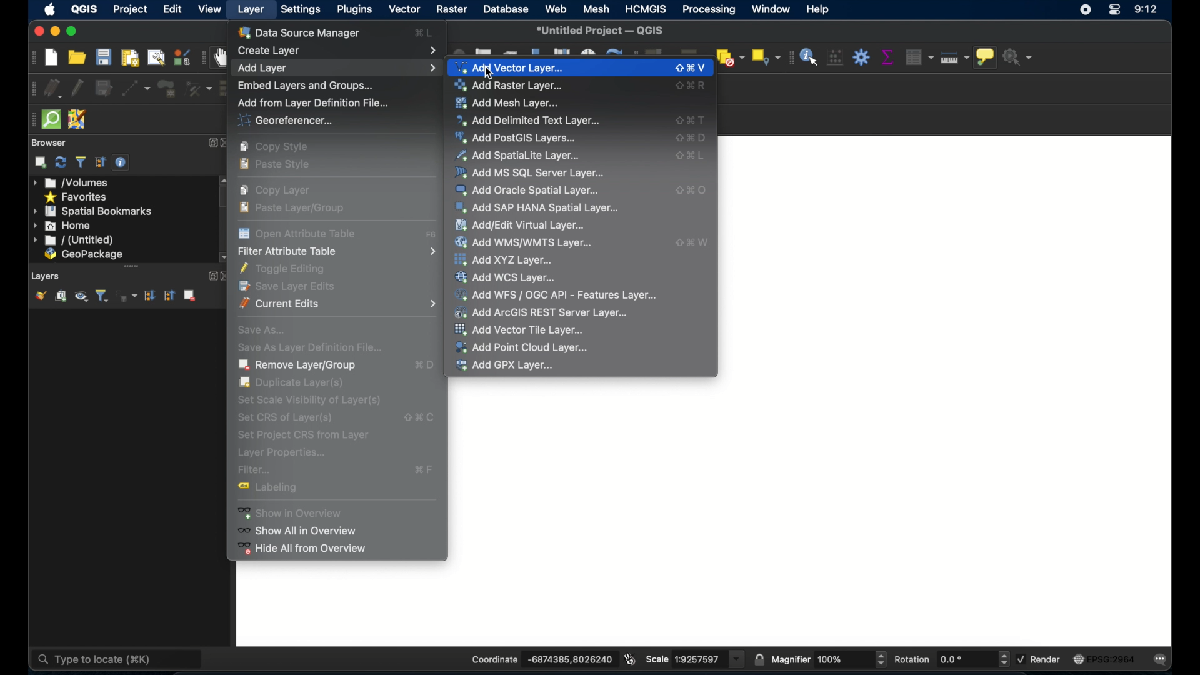  Describe the element at coordinates (314, 85) in the screenshot. I see `Embed Layers and Groups...` at that location.